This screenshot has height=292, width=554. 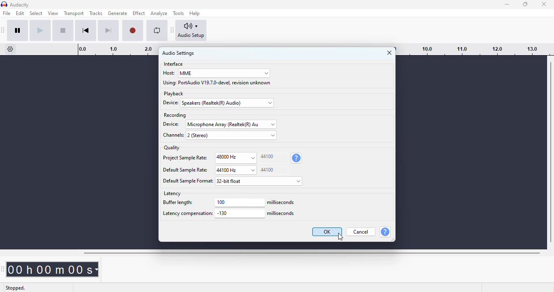 What do you see at coordinates (191, 30) in the screenshot?
I see `audio setup` at bounding box center [191, 30].